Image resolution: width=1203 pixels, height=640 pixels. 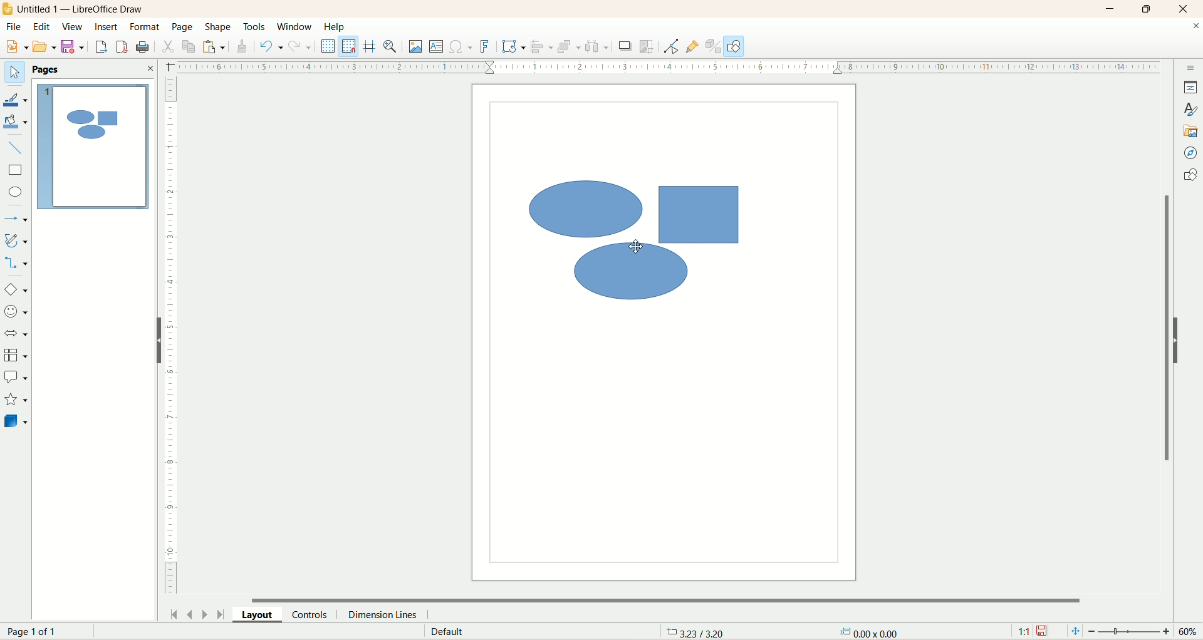 I want to click on special character, so click(x=463, y=48).